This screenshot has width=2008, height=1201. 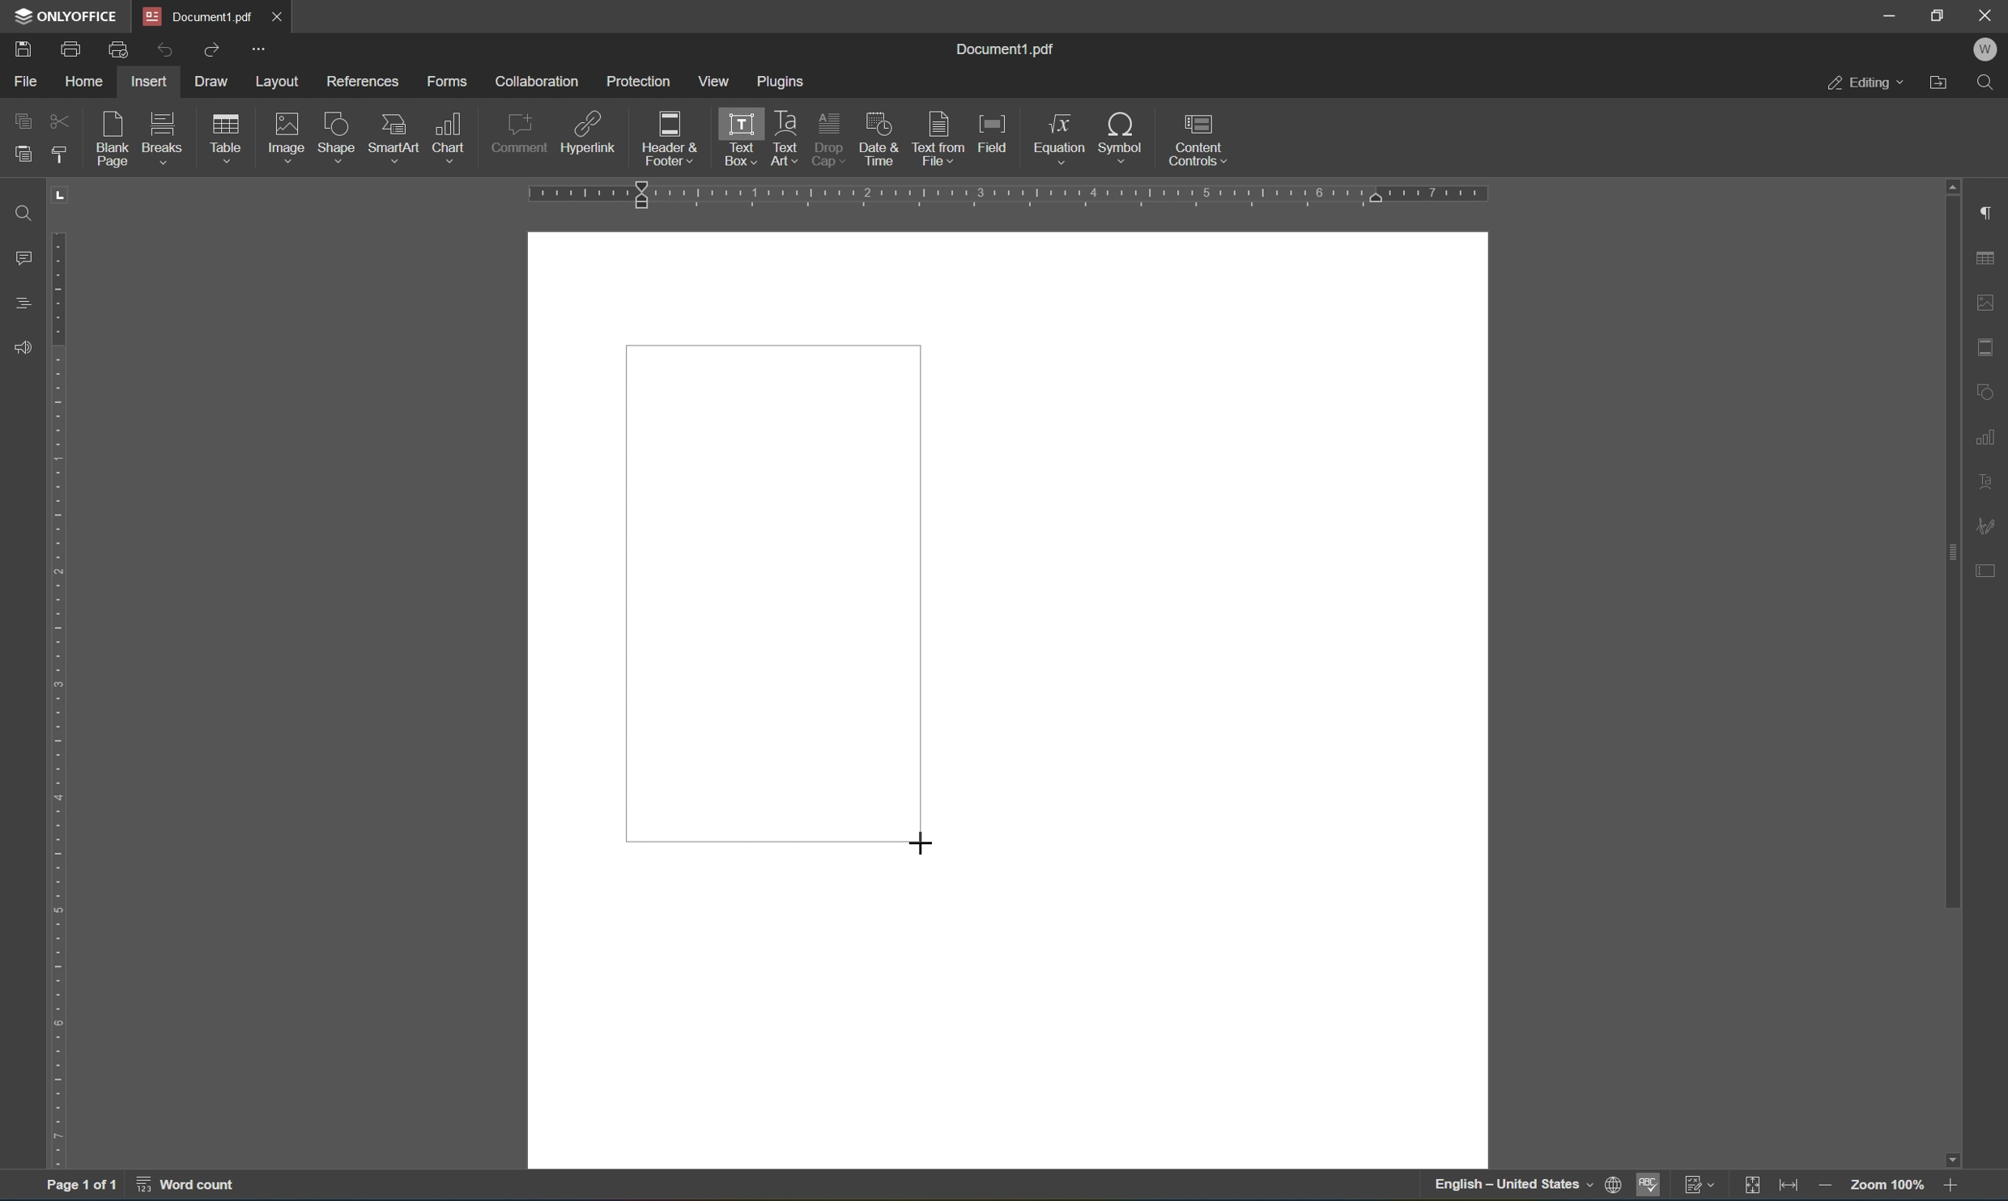 I want to click on Minimize, so click(x=1889, y=15).